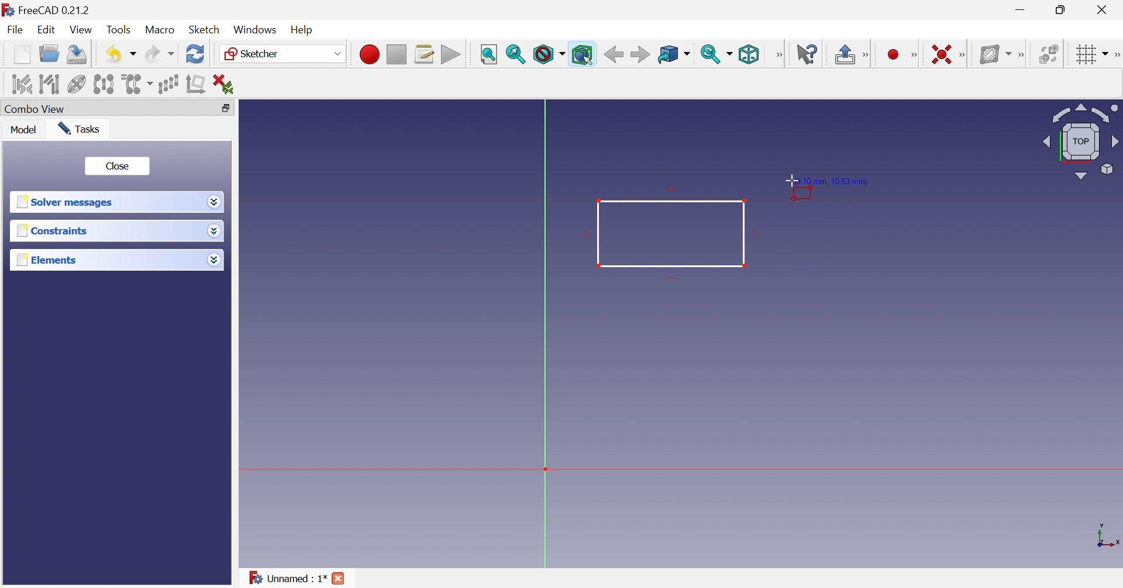  I want to click on Leave sketch, so click(845, 55).